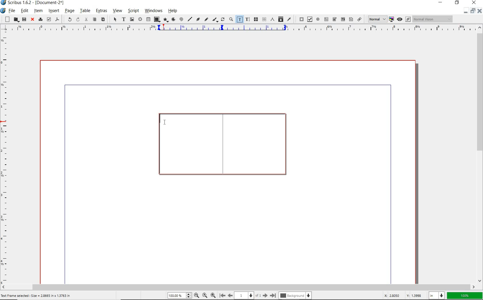 Image resolution: width=483 pixels, height=300 pixels. I want to click on default zoom, so click(204, 295).